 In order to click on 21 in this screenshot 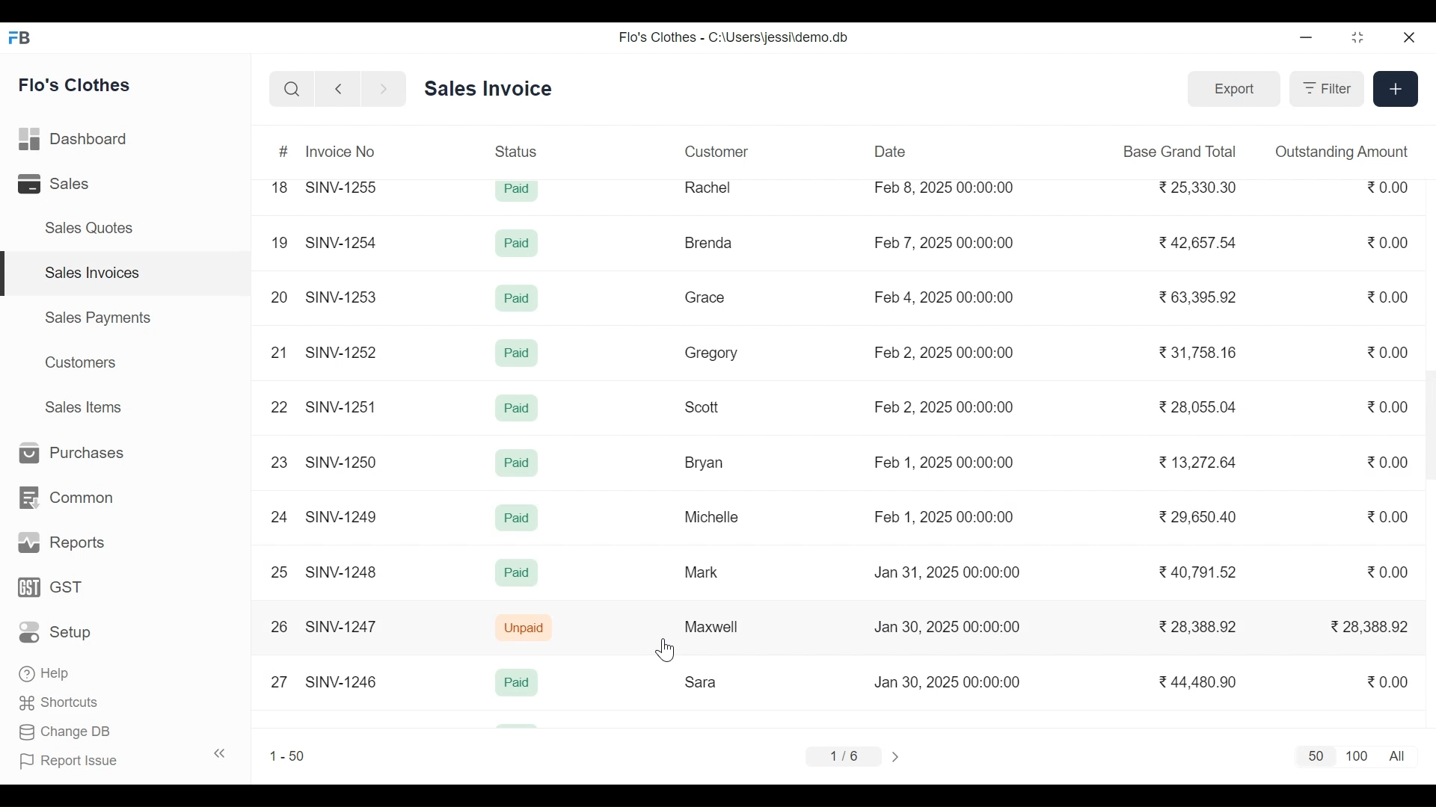, I will do `click(278, 352)`.